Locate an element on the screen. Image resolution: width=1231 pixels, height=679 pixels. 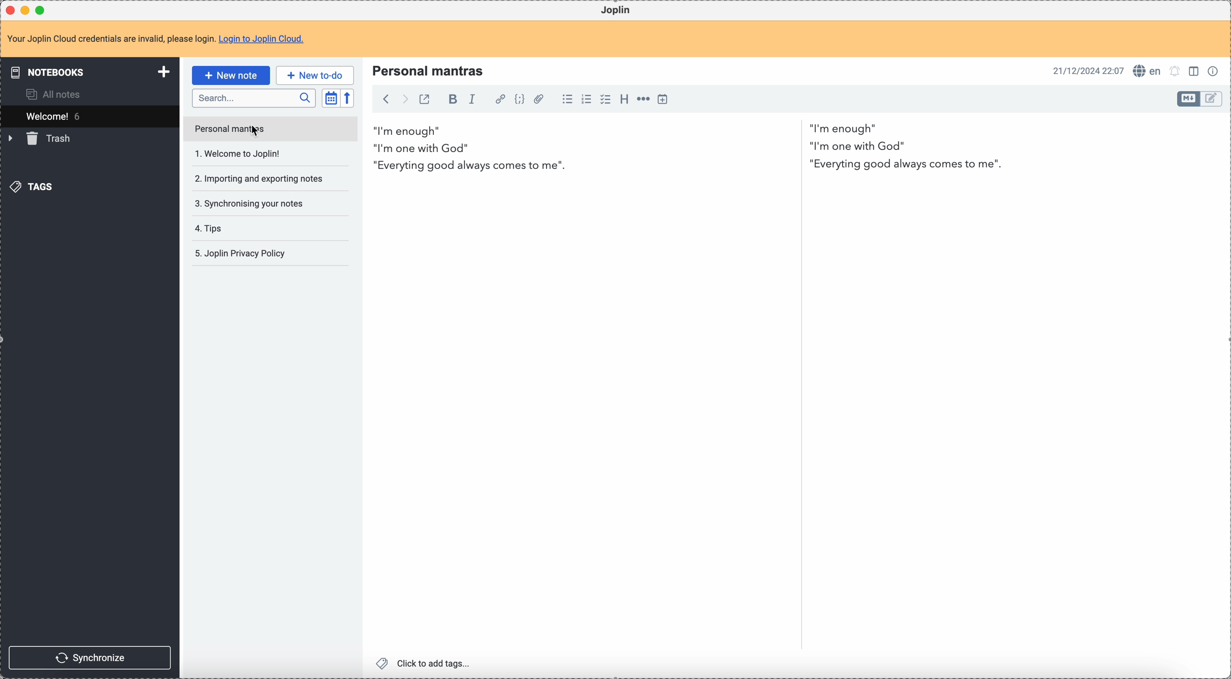
Joplin privacy policy is located at coordinates (241, 254).